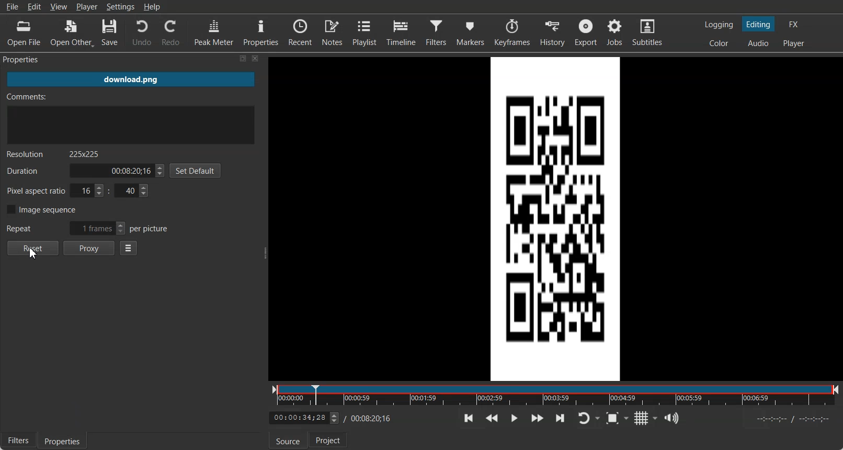  Describe the element at coordinates (18, 440) in the screenshot. I see `Filters` at that location.